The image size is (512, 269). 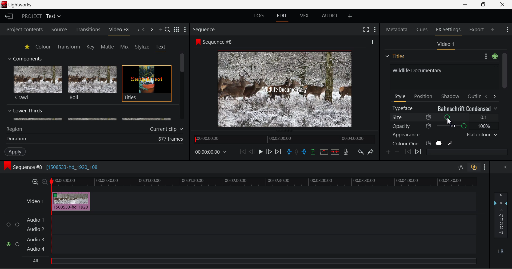 I want to click on Matte, so click(x=107, y=47).